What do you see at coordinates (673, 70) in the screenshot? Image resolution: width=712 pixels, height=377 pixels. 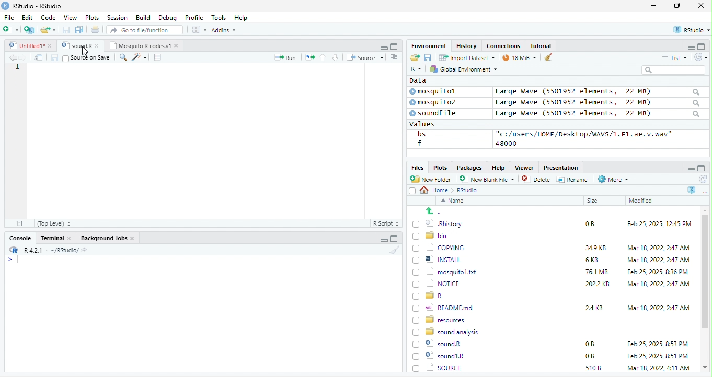 I see `search` at bounding box center [673, 70].